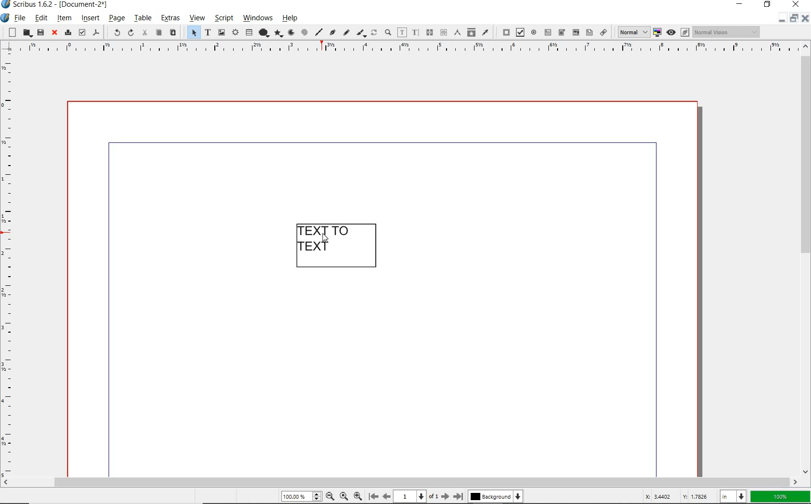  What do you see at coordinates (291, 33) in the screenshot?
I see `arc` at bounding box center [291, 33].